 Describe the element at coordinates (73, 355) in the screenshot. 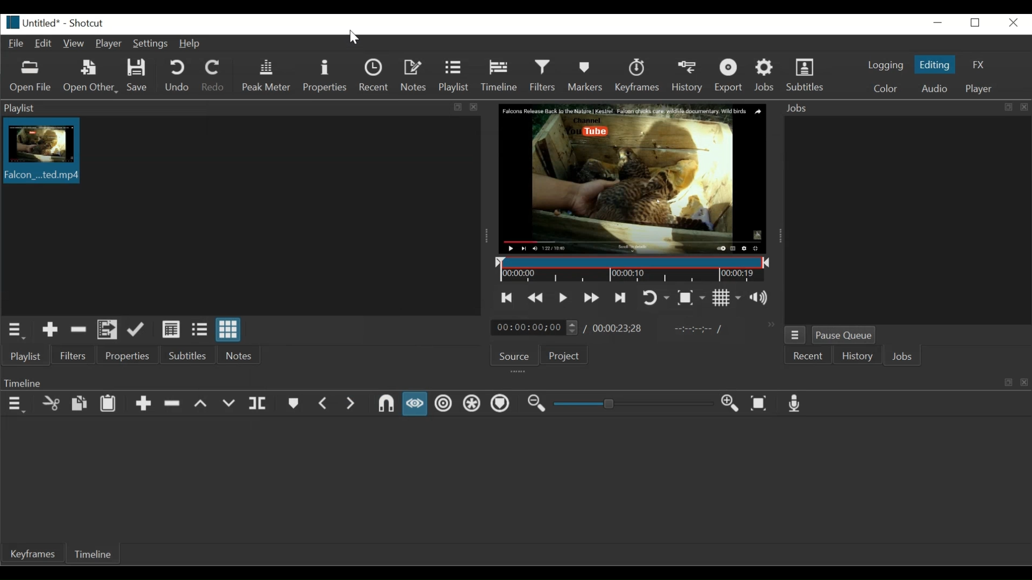

I see `Filters` at that location.